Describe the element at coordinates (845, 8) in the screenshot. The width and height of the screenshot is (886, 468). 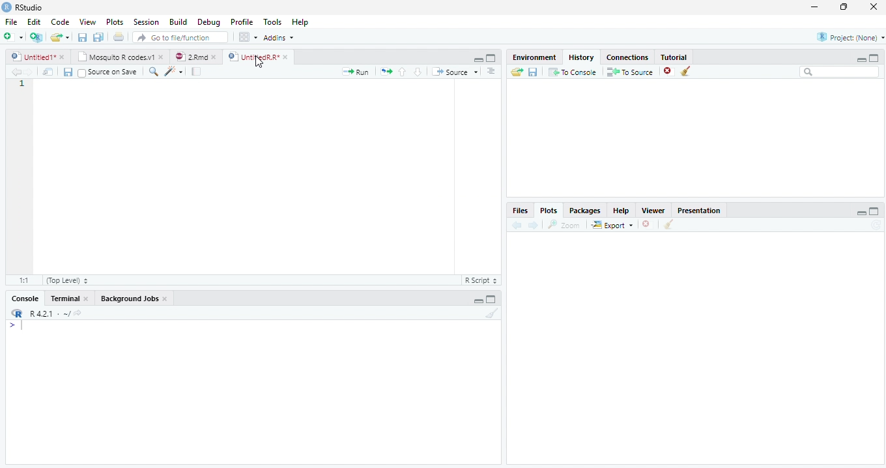
I see `Maximize` at that location.